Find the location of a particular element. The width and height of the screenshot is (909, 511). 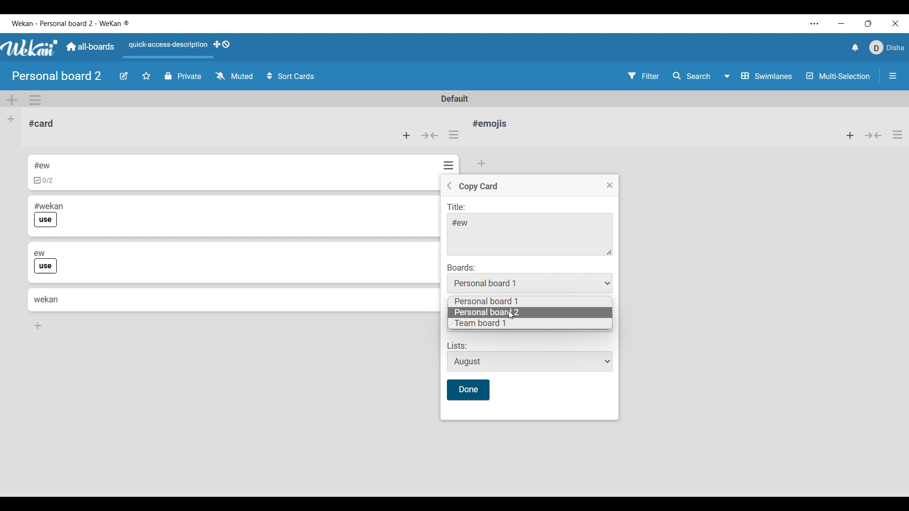

Close is located at coordinates (610, 185).